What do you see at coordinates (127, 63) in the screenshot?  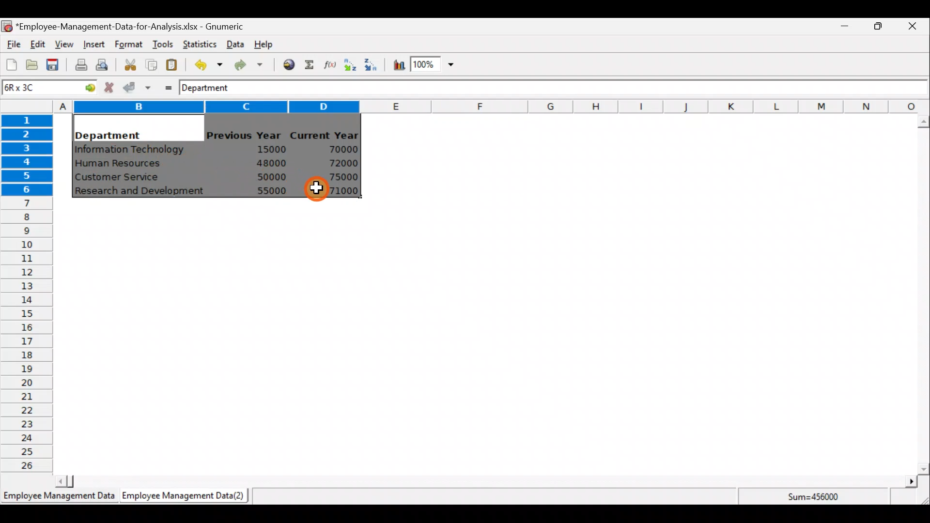 I see `Cut the selection` at bounding box center [127, 63].